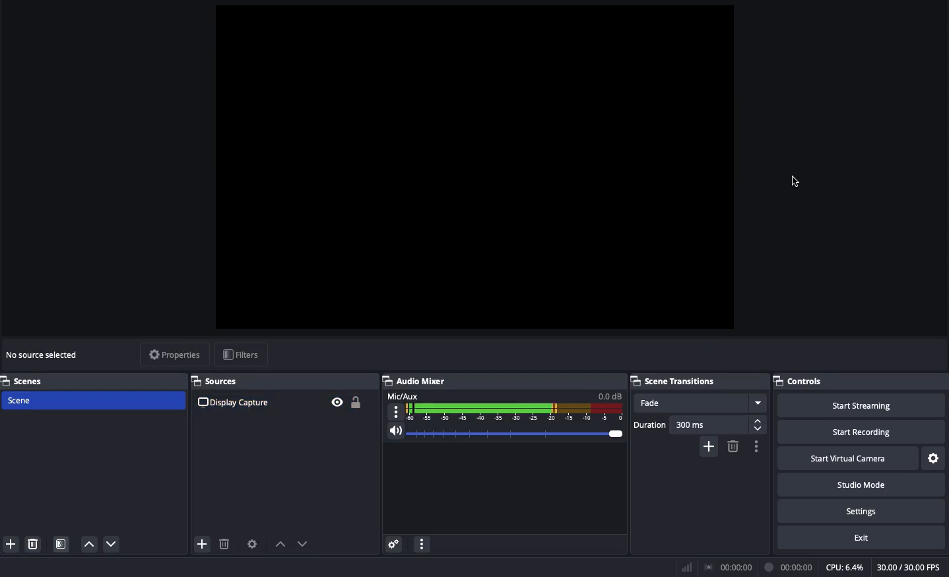  Describe the element at coordinates (47, 356) in the screenshot. I see `Display capture` at that location.